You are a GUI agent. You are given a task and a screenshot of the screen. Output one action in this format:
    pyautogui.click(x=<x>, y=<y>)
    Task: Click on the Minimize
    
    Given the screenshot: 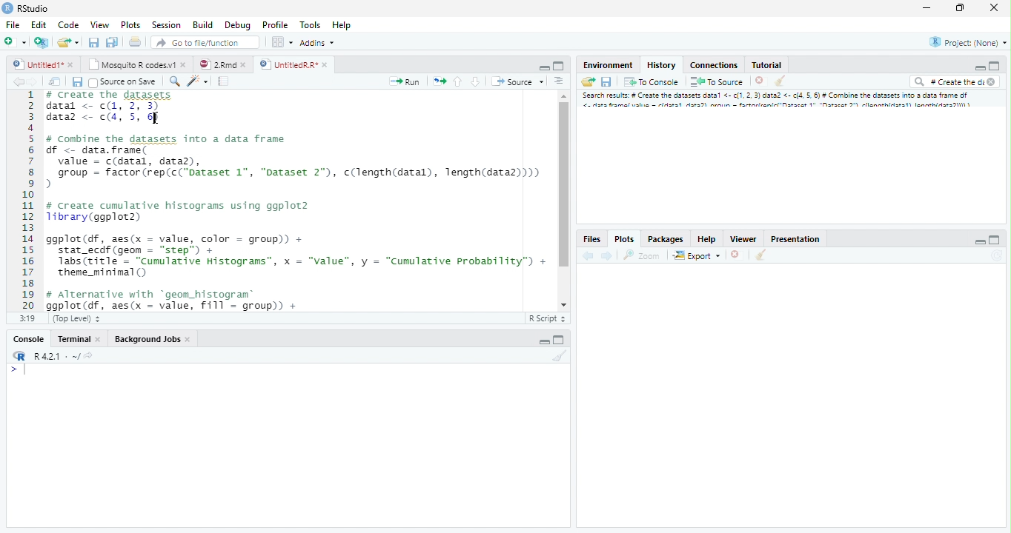 What is the action you would take?
    pyautogui.click(x=979, y=68)
    